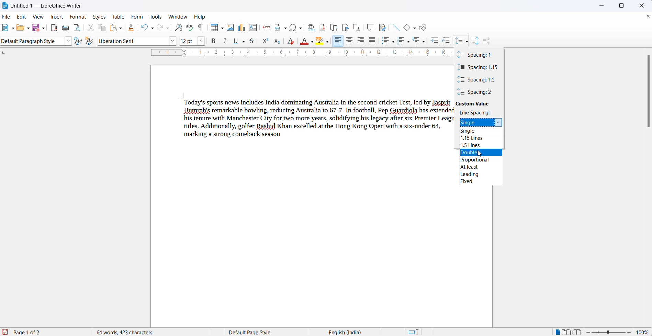 This screenshot has height=336, width=652. Describe the element at coordinates (54, 28) in the screenshot. I see `export as pdf` at that location.